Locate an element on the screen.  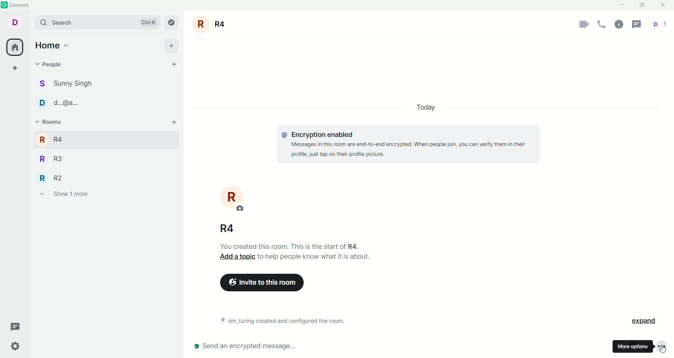
settings is located at coordinates (15, 346).